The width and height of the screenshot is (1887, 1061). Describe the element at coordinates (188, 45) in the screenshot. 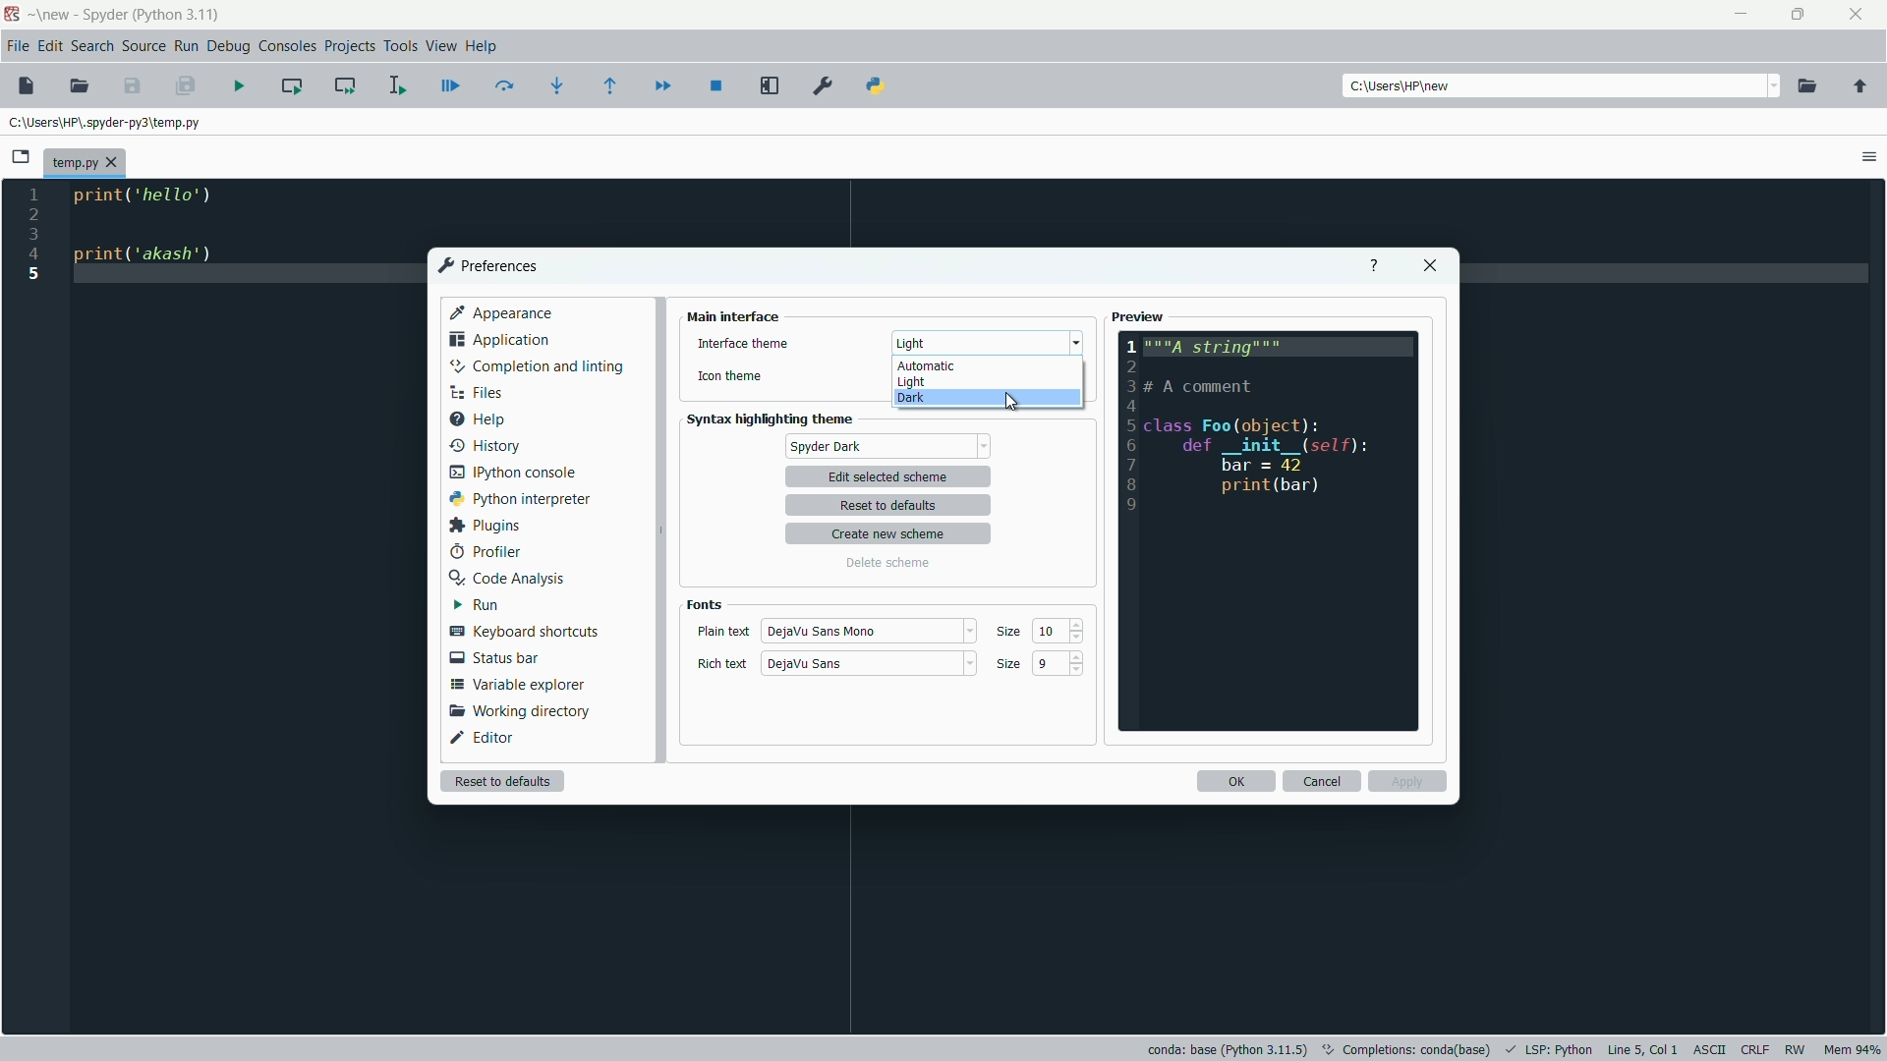

I see `run menu` at that location.